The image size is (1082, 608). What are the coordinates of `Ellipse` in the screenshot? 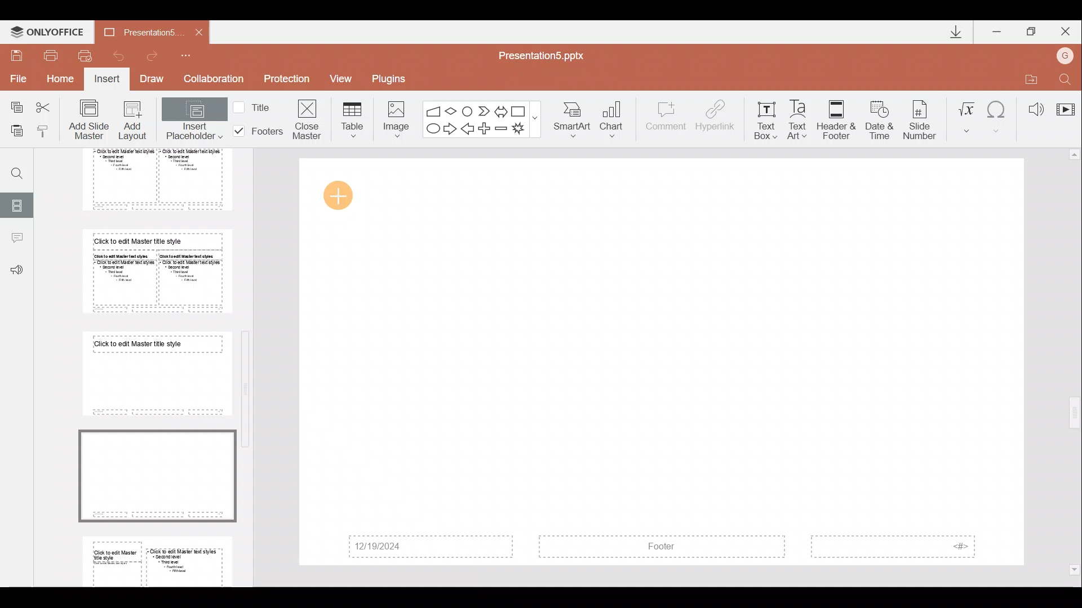 It's located at (432, 129).